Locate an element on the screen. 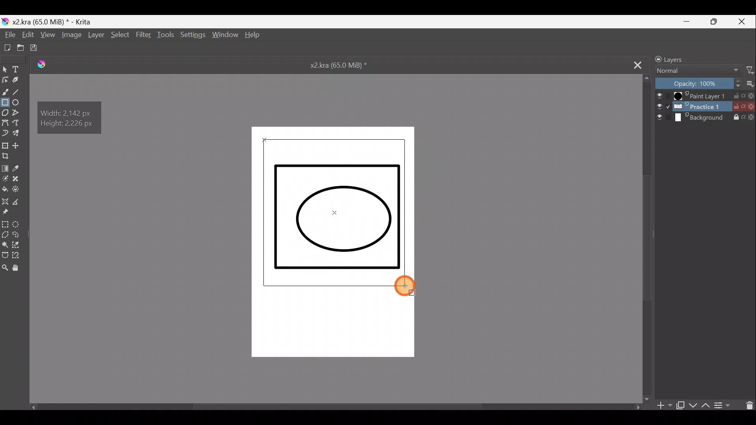 Image resolution: width=756 pixels, height=425 pixels. Calligraphy is located at coordinates (19, 80).